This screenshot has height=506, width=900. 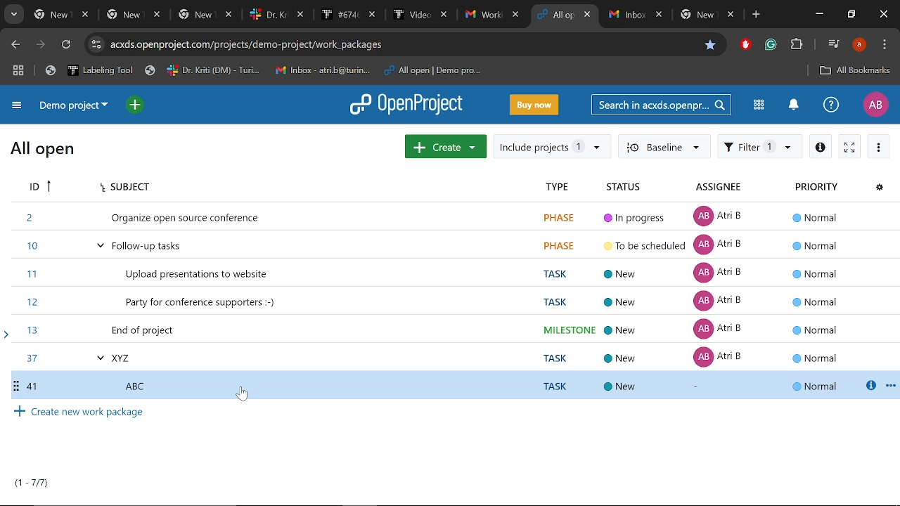 What do you see at coordinates (134, 105) in the screenshot?
I see `Open quick add menu` at bounding box center [134, 105].